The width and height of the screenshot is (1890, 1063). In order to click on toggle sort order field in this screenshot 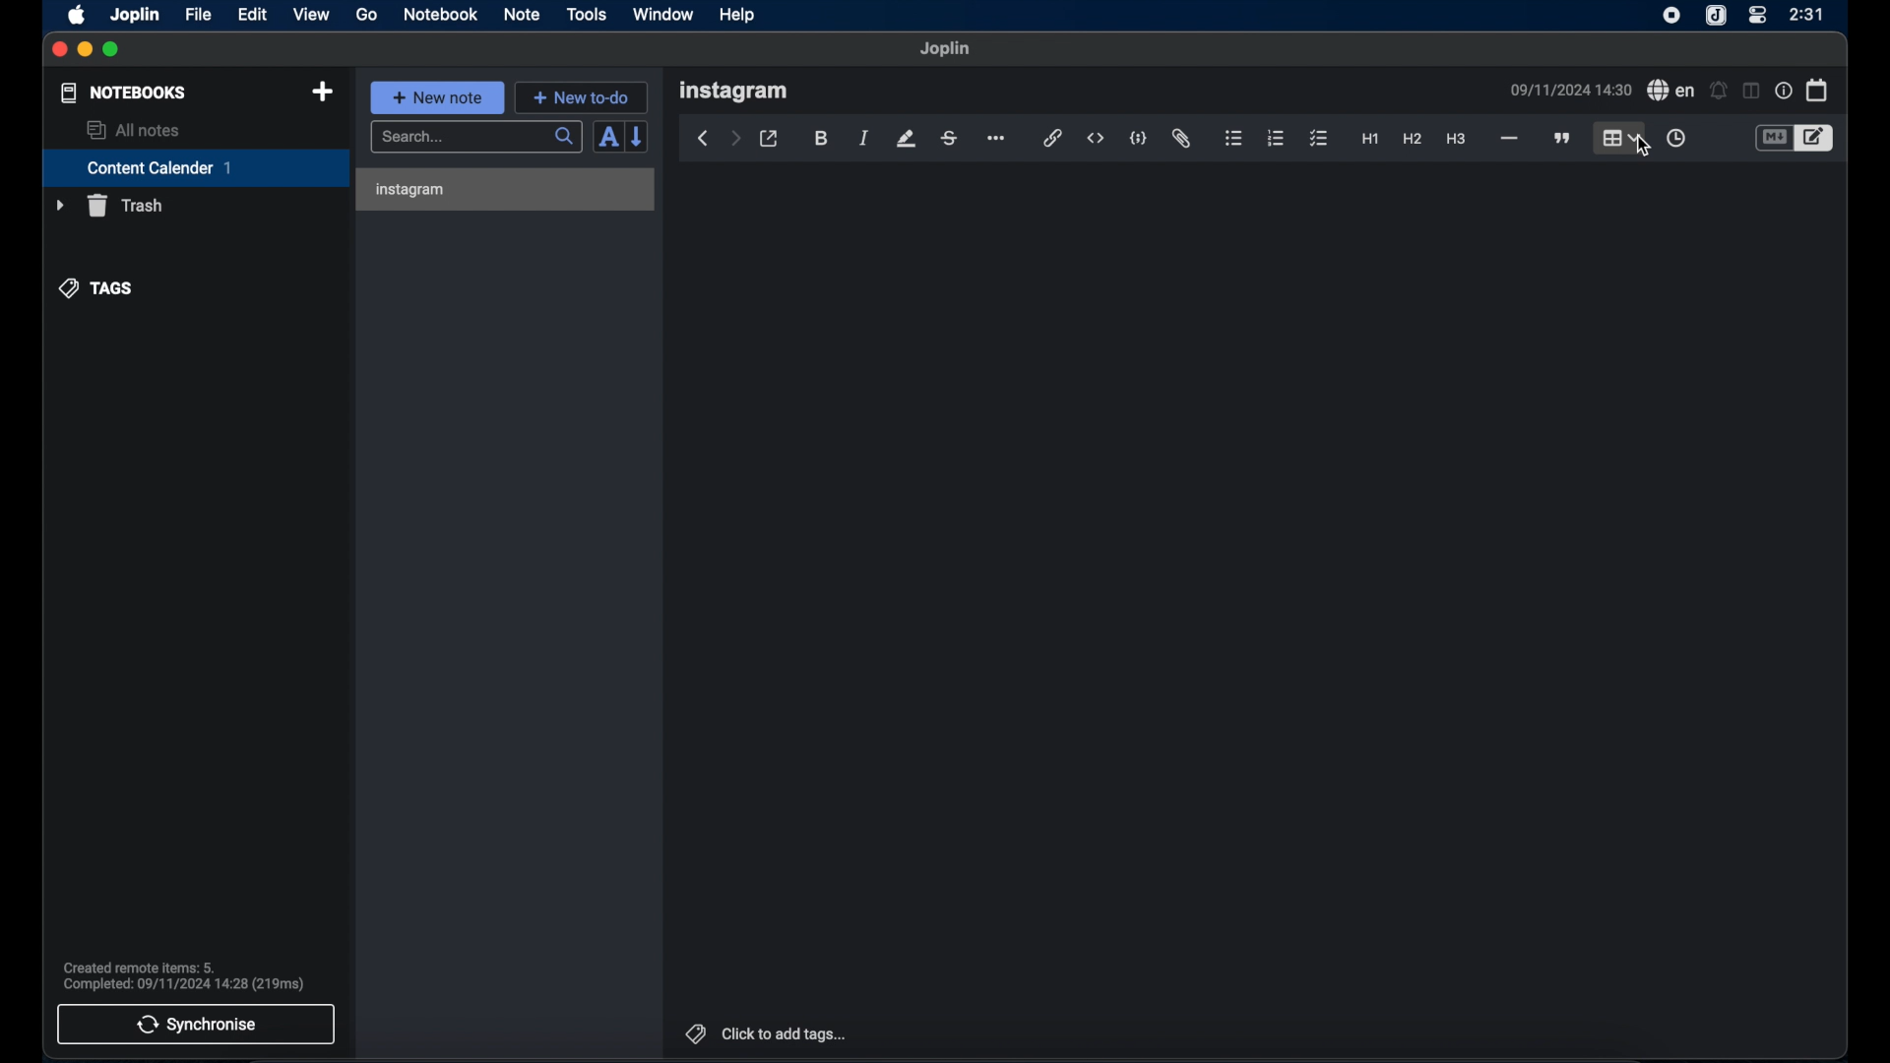, I will do `click(607, 138)`.